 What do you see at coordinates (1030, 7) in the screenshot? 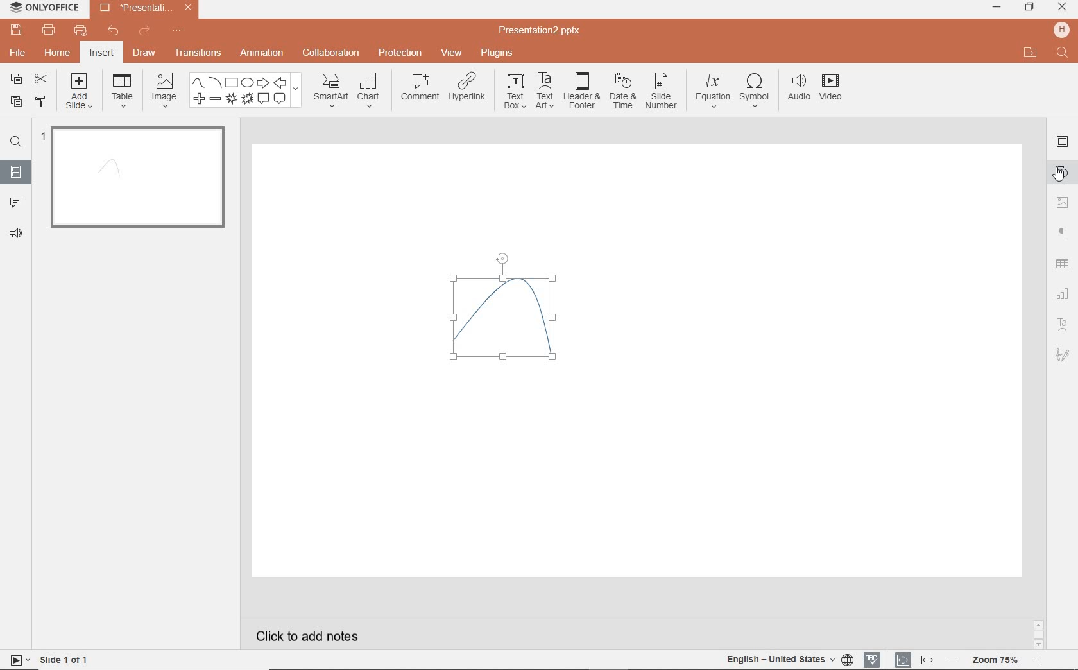
I see `RESTORE` at bounding box center [1030, 7].